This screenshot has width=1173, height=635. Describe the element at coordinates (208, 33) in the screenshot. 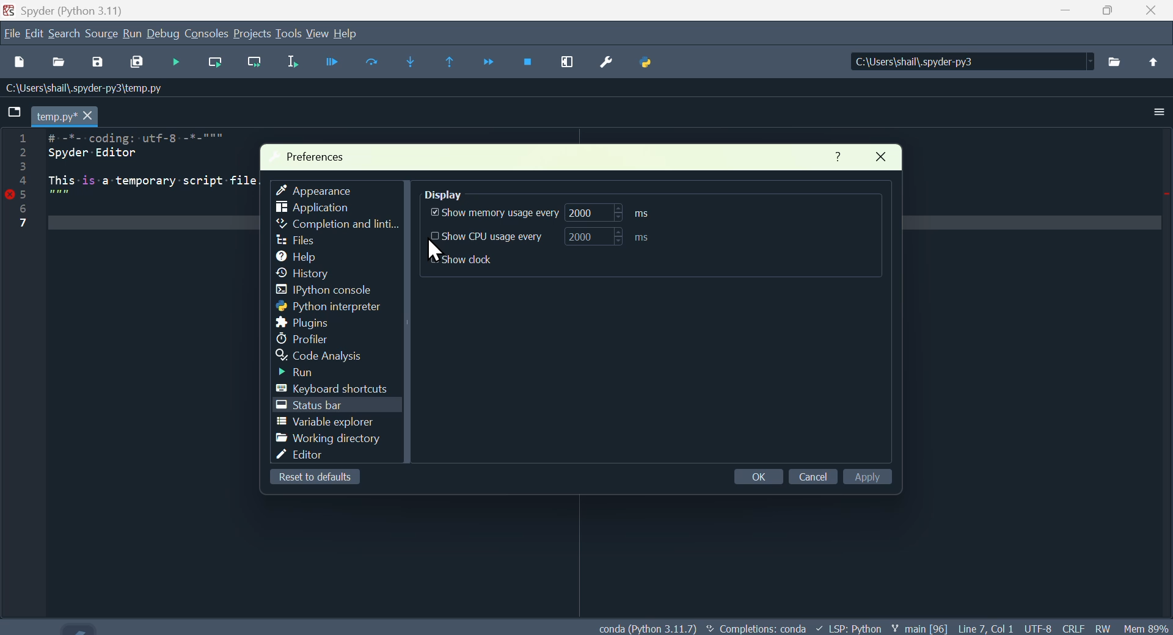

I see `Console` at that location.